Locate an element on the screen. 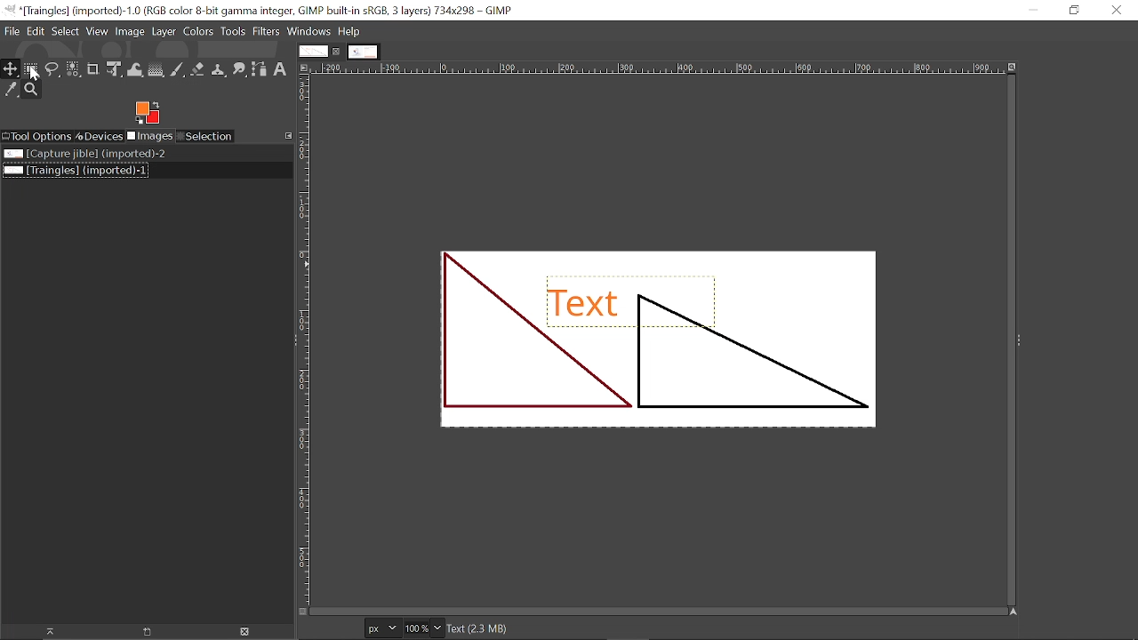  Raise this image display is located at coordinates (48, 631).